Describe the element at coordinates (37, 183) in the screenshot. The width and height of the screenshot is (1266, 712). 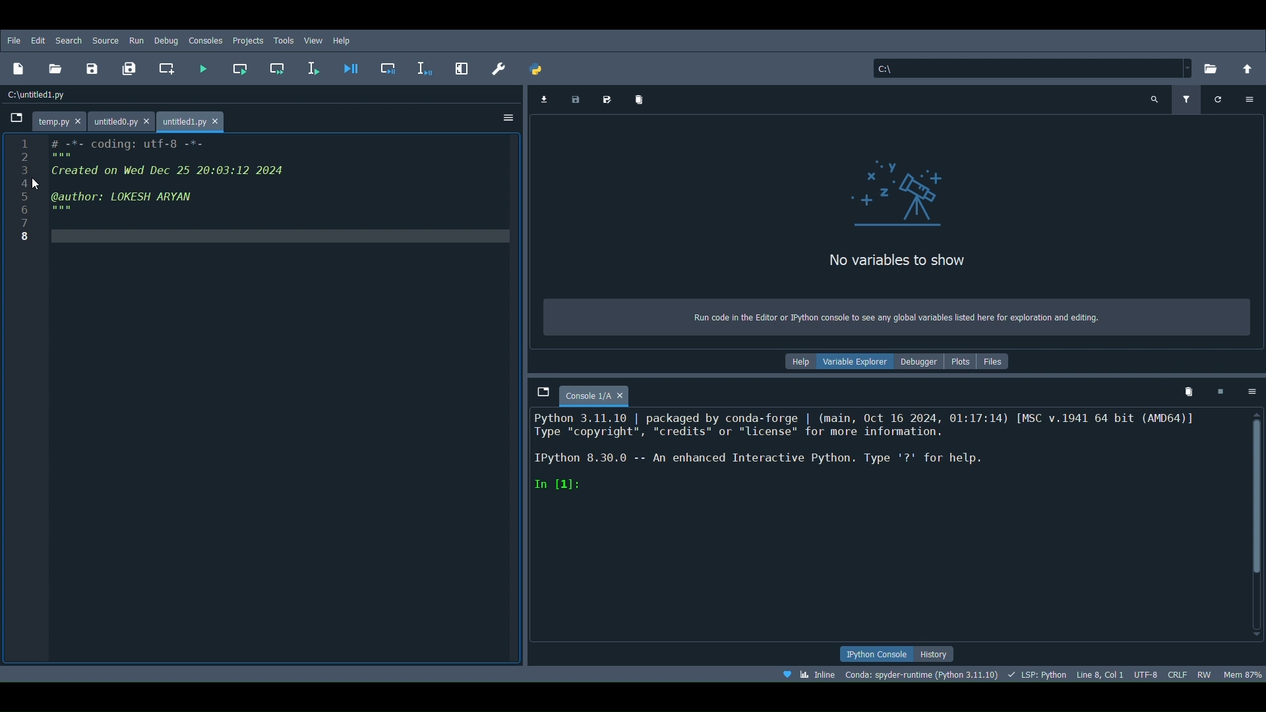
I see `Cursor` at that location.